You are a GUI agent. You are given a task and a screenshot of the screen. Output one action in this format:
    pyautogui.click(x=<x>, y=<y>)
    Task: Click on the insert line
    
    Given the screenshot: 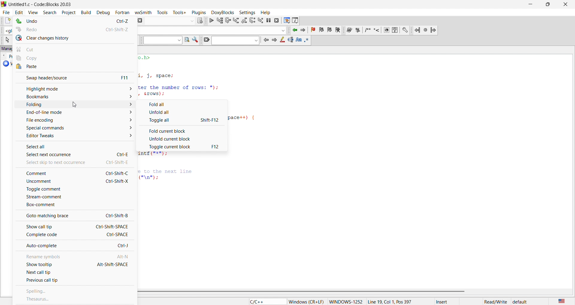 What is the action you would take?
    pyautogui.click(x=378, y=30)
    